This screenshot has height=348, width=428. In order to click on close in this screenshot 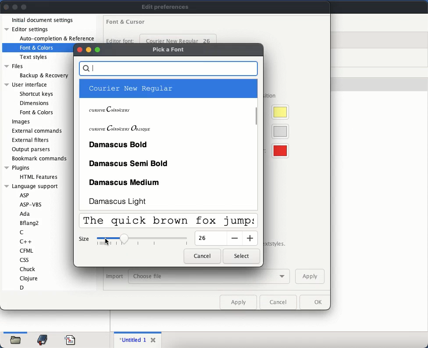, I will do `click(7, 7)`.